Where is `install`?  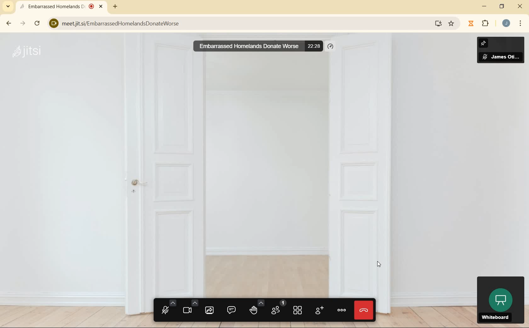 install is located at coordinates (437, 24).